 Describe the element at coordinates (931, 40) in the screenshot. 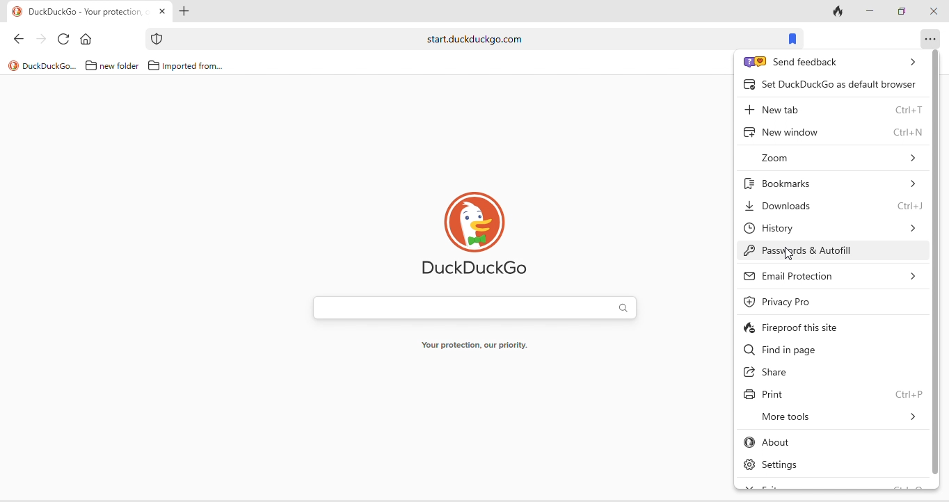

I see `option` at that location.